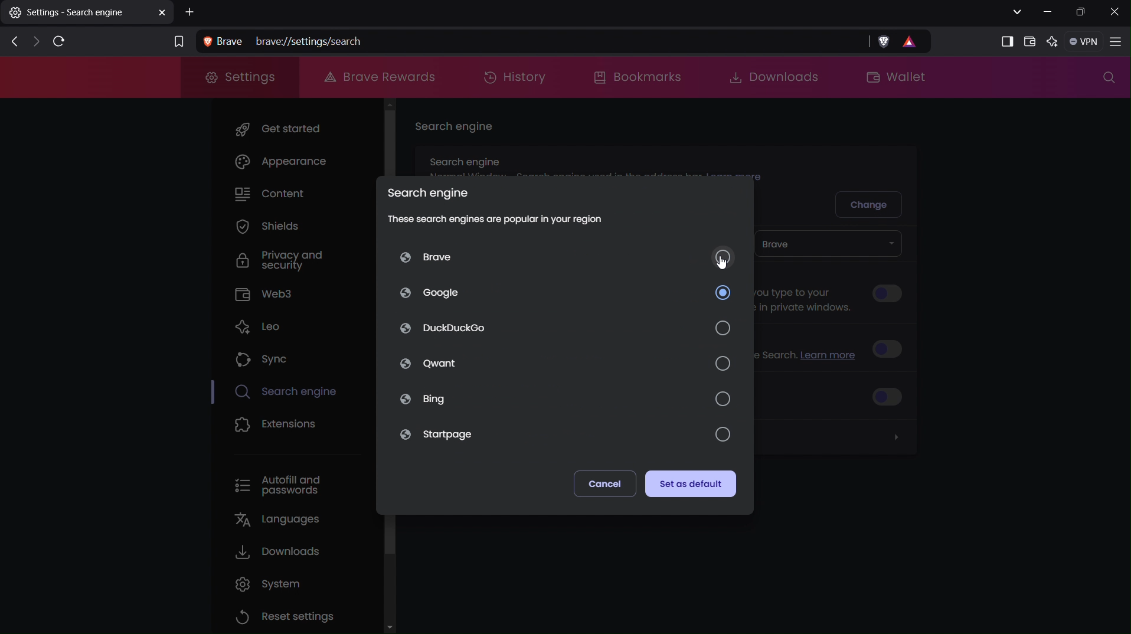 This screenshot has width=1131, height=634. Describe the element at coordinates (426, 189) in the screenshot. I see `Search engine` at that location.